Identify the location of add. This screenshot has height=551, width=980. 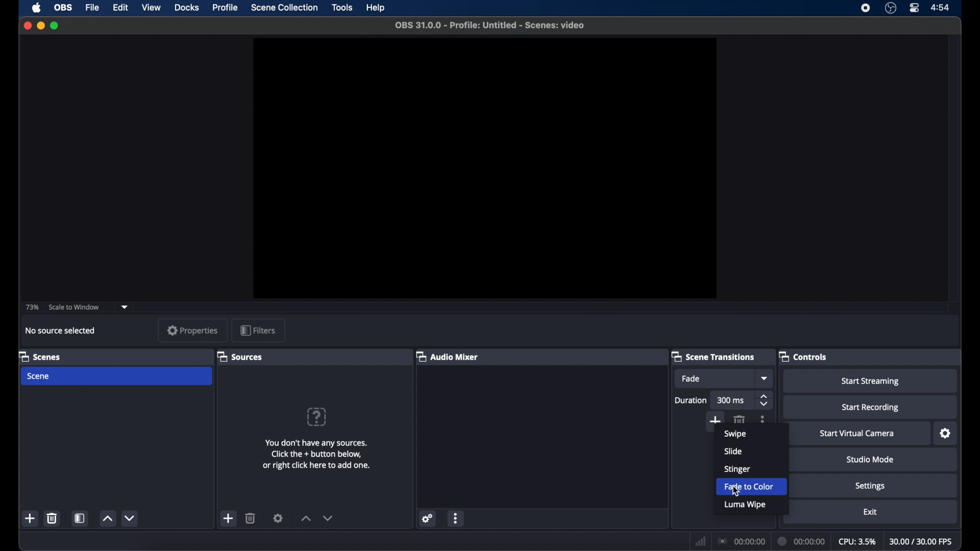
(715, 419).